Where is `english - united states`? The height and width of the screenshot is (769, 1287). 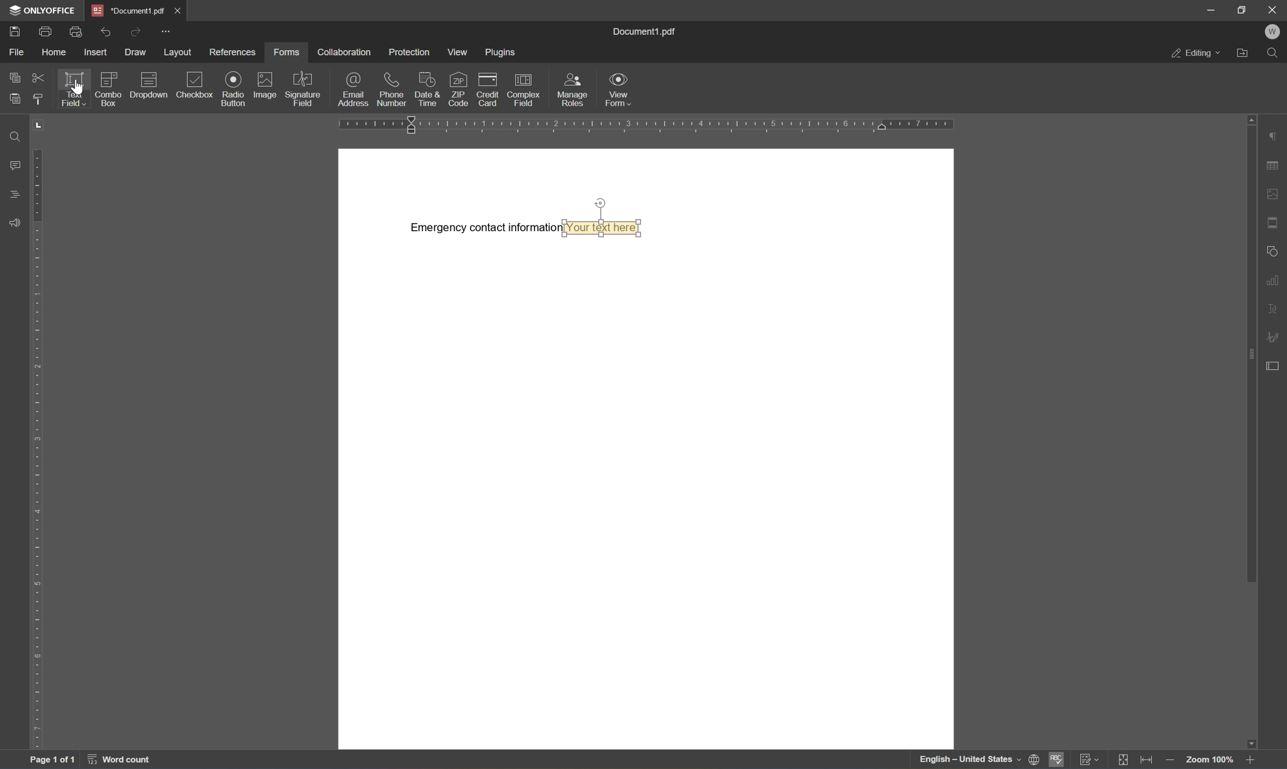
english - united states is located at coordinates (953, 757).